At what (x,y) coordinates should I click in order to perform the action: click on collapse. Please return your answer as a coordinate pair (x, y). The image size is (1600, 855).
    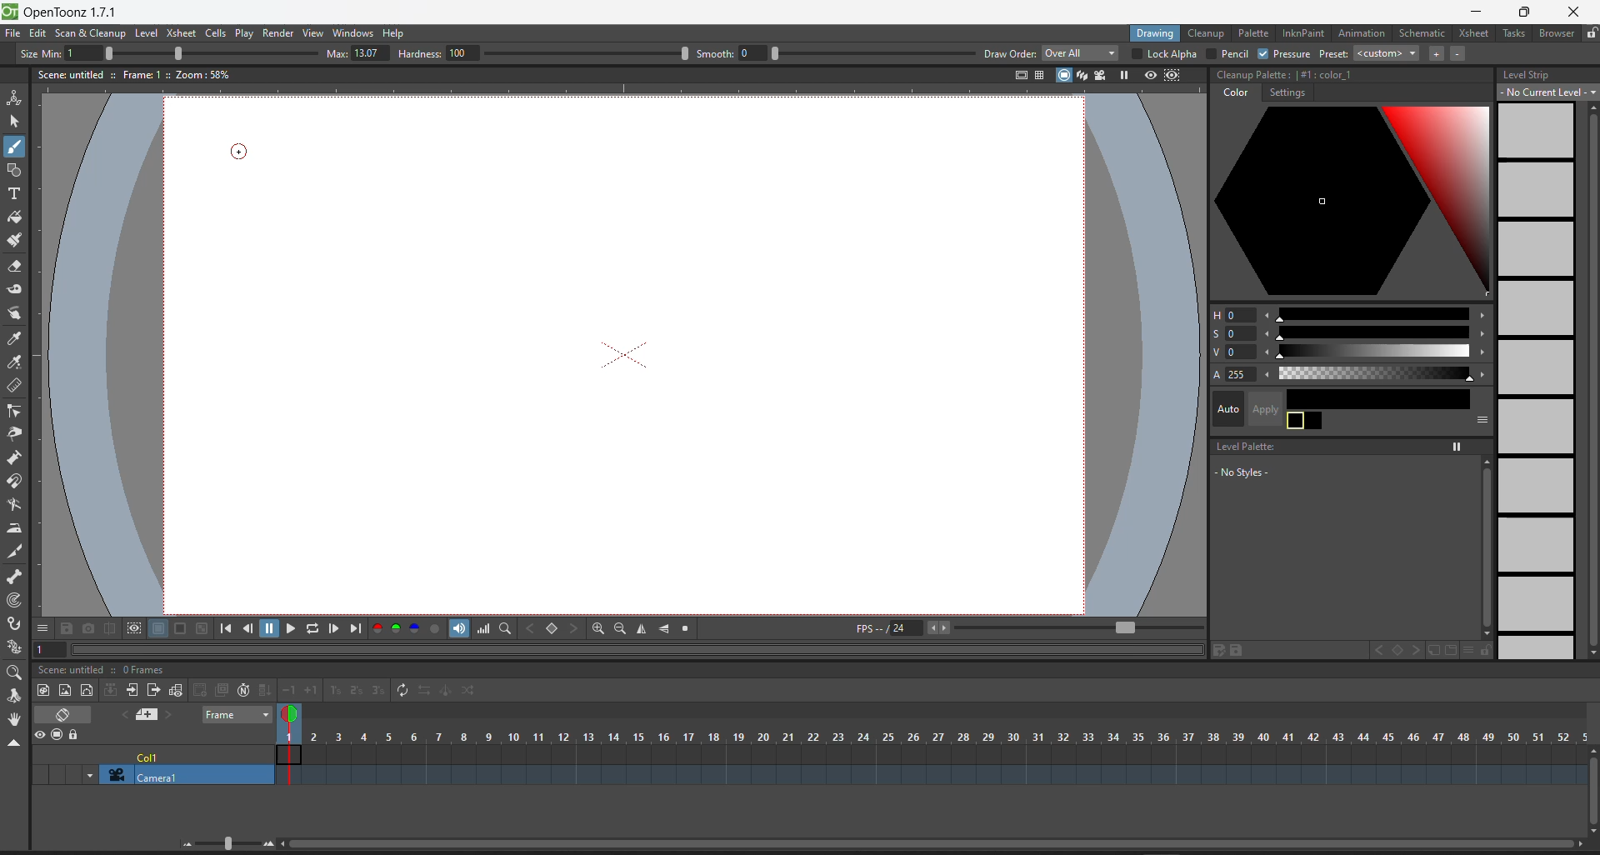
    Looking at the image, I should click on (109, 689).